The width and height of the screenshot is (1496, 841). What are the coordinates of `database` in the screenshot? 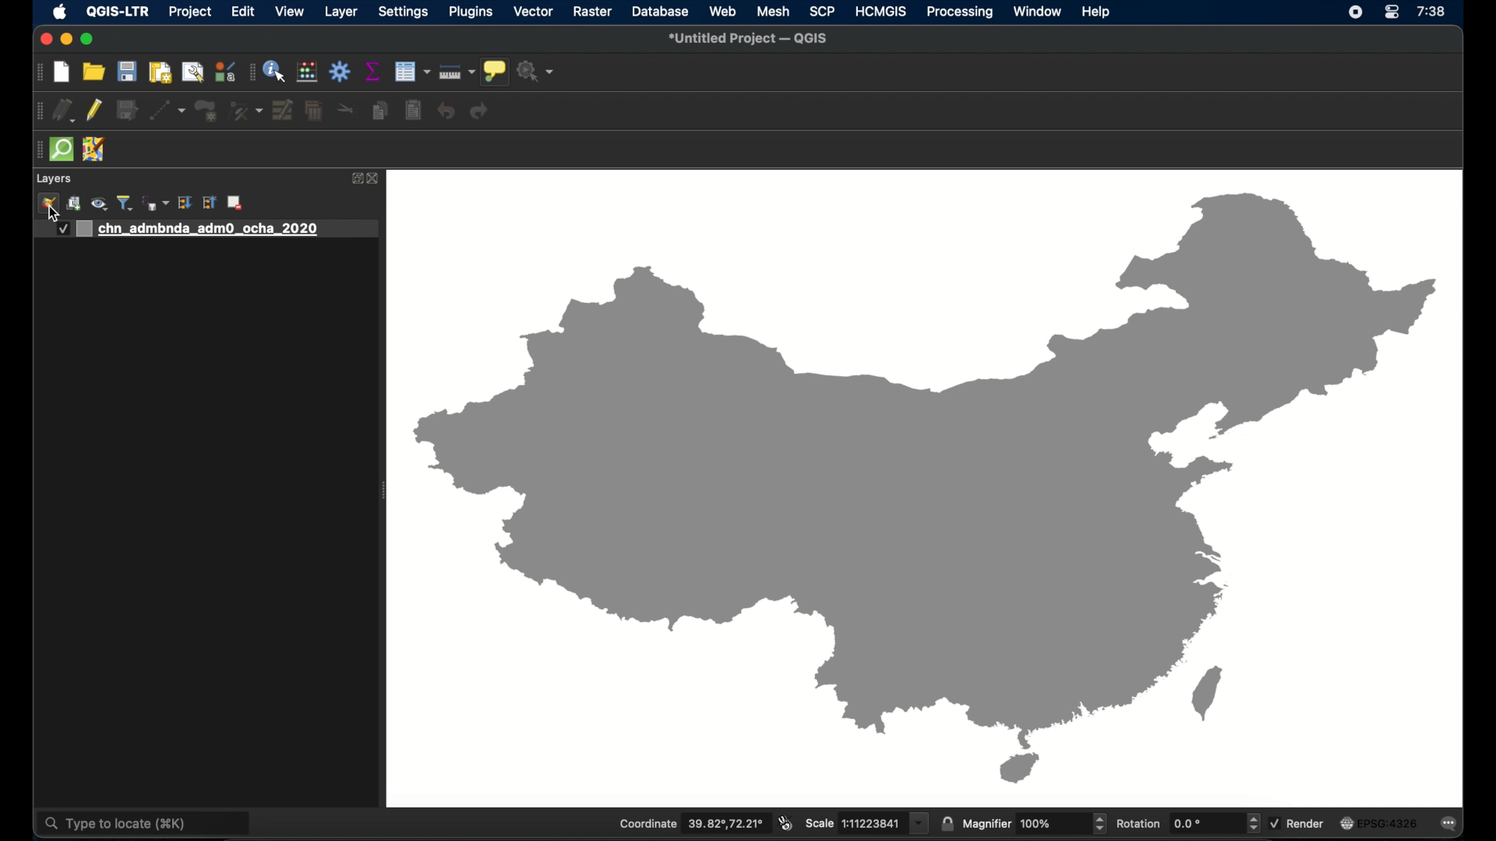 It's located at (660, 11).